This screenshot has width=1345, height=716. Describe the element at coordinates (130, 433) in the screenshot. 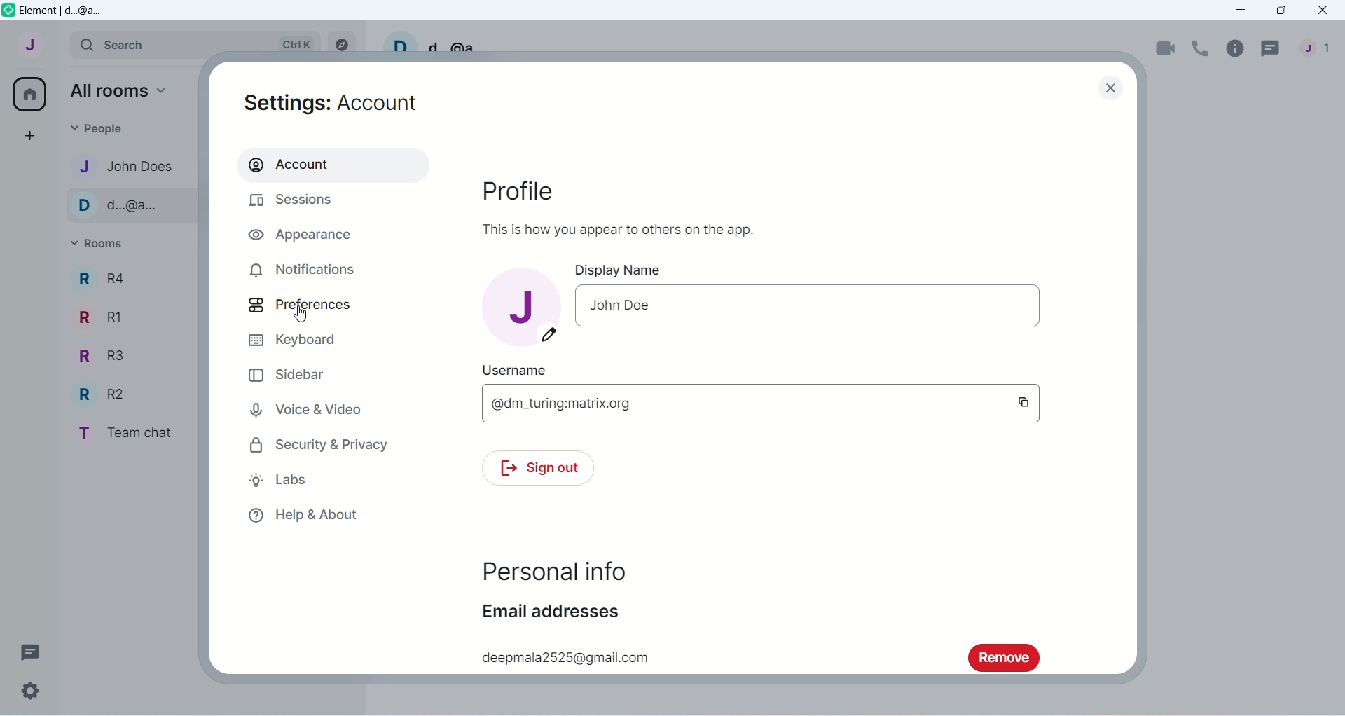

I see `Room Team chat` at that location.